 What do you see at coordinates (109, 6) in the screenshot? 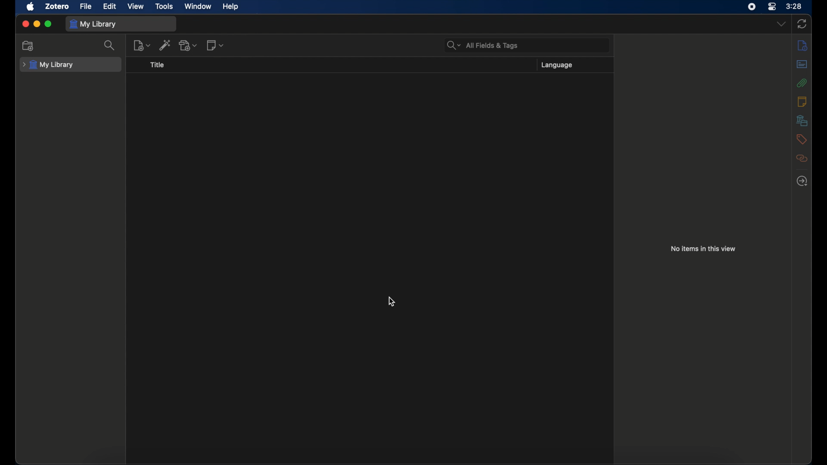
I see `edit` at bounding box center [109, 6].